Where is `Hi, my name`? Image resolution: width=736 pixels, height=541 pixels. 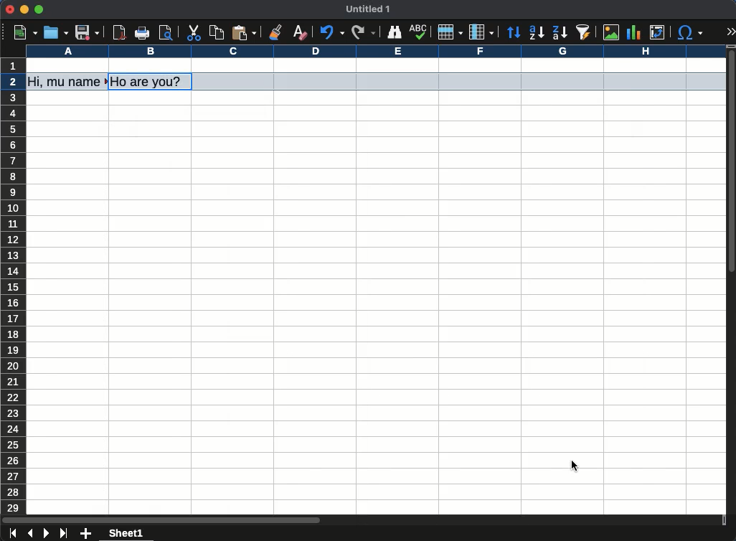 Hi, my name is located at coordinates (67, 82).